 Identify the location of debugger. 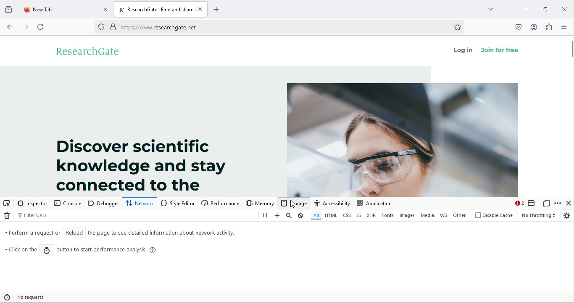
(103, 204).